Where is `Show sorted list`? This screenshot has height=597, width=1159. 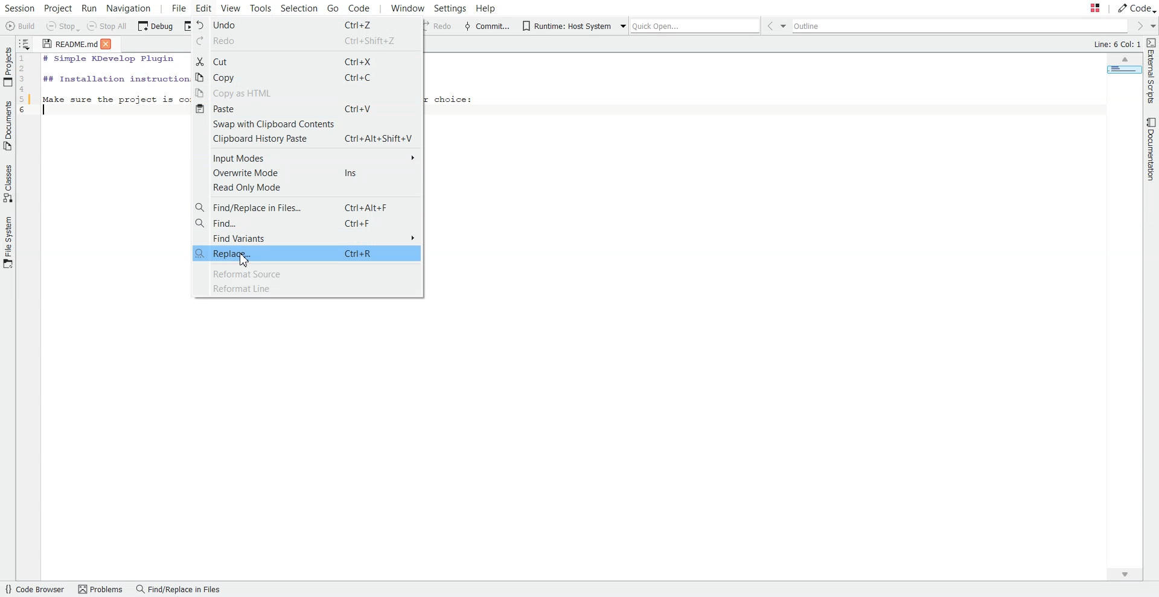 Show sorted list is located at coordinates (25, 43).